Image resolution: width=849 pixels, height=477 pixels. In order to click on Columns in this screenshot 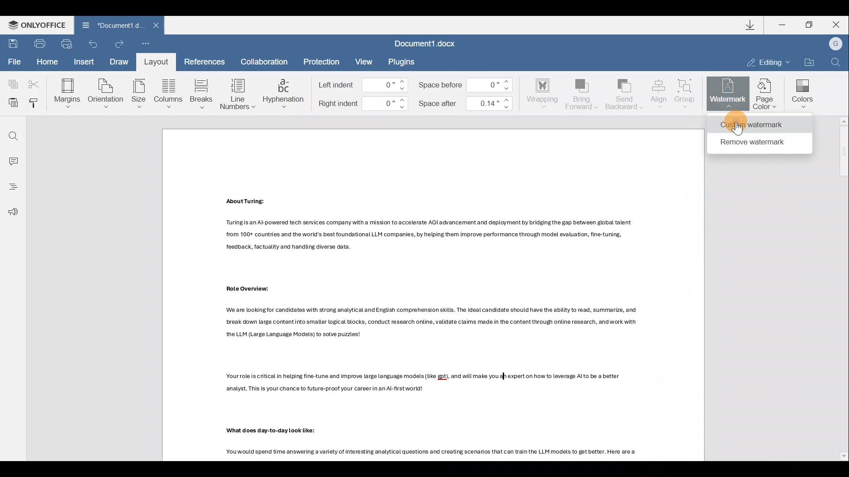, I will do `click(169, 92)`.